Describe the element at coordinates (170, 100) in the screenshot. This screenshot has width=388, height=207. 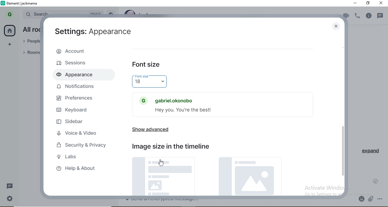
I see `gabriel.okonobo` at that location.